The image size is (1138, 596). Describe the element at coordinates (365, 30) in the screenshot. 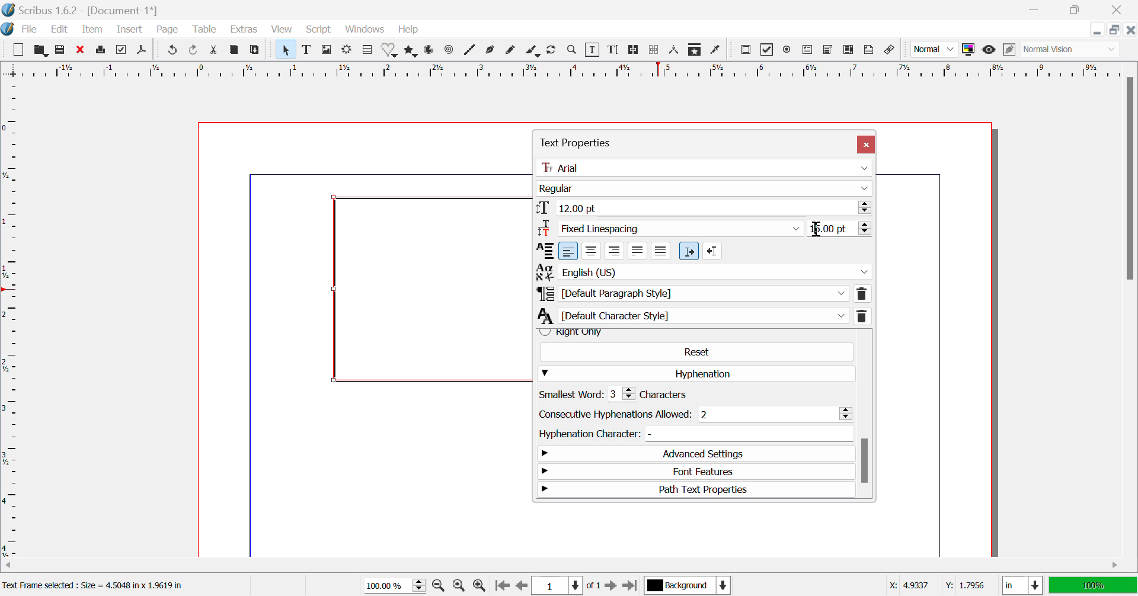

I see `Windows` at that location.